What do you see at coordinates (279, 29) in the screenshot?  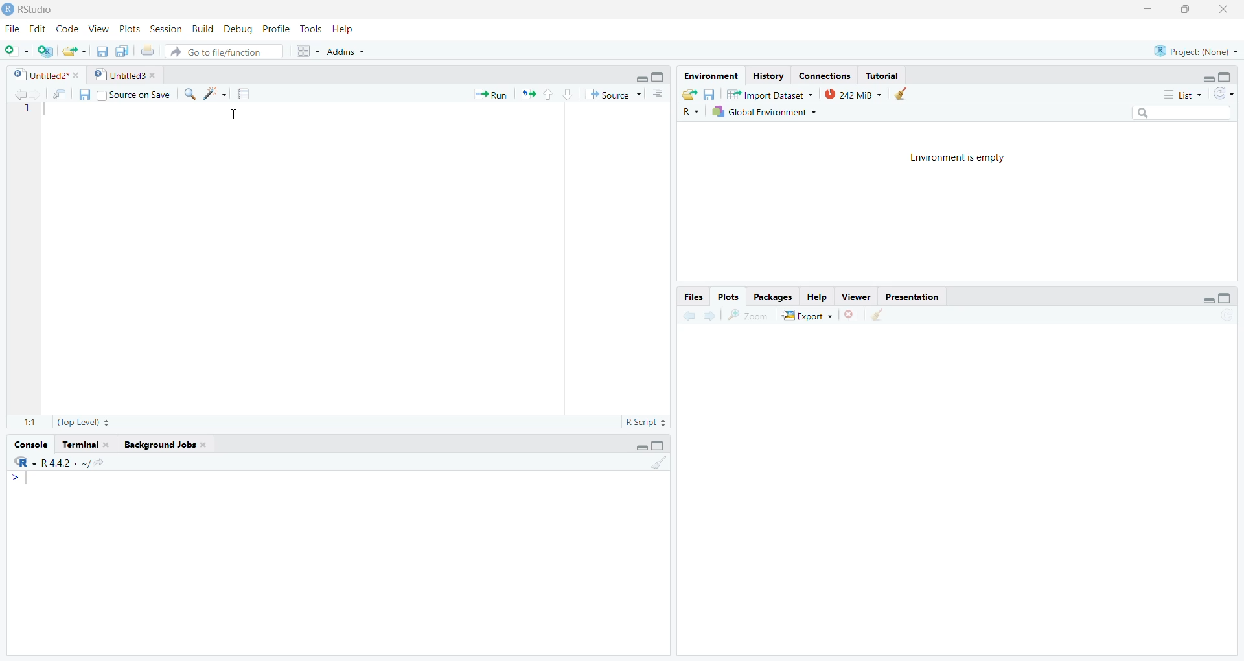 I see `Profile` at bounding box center [279, 29].